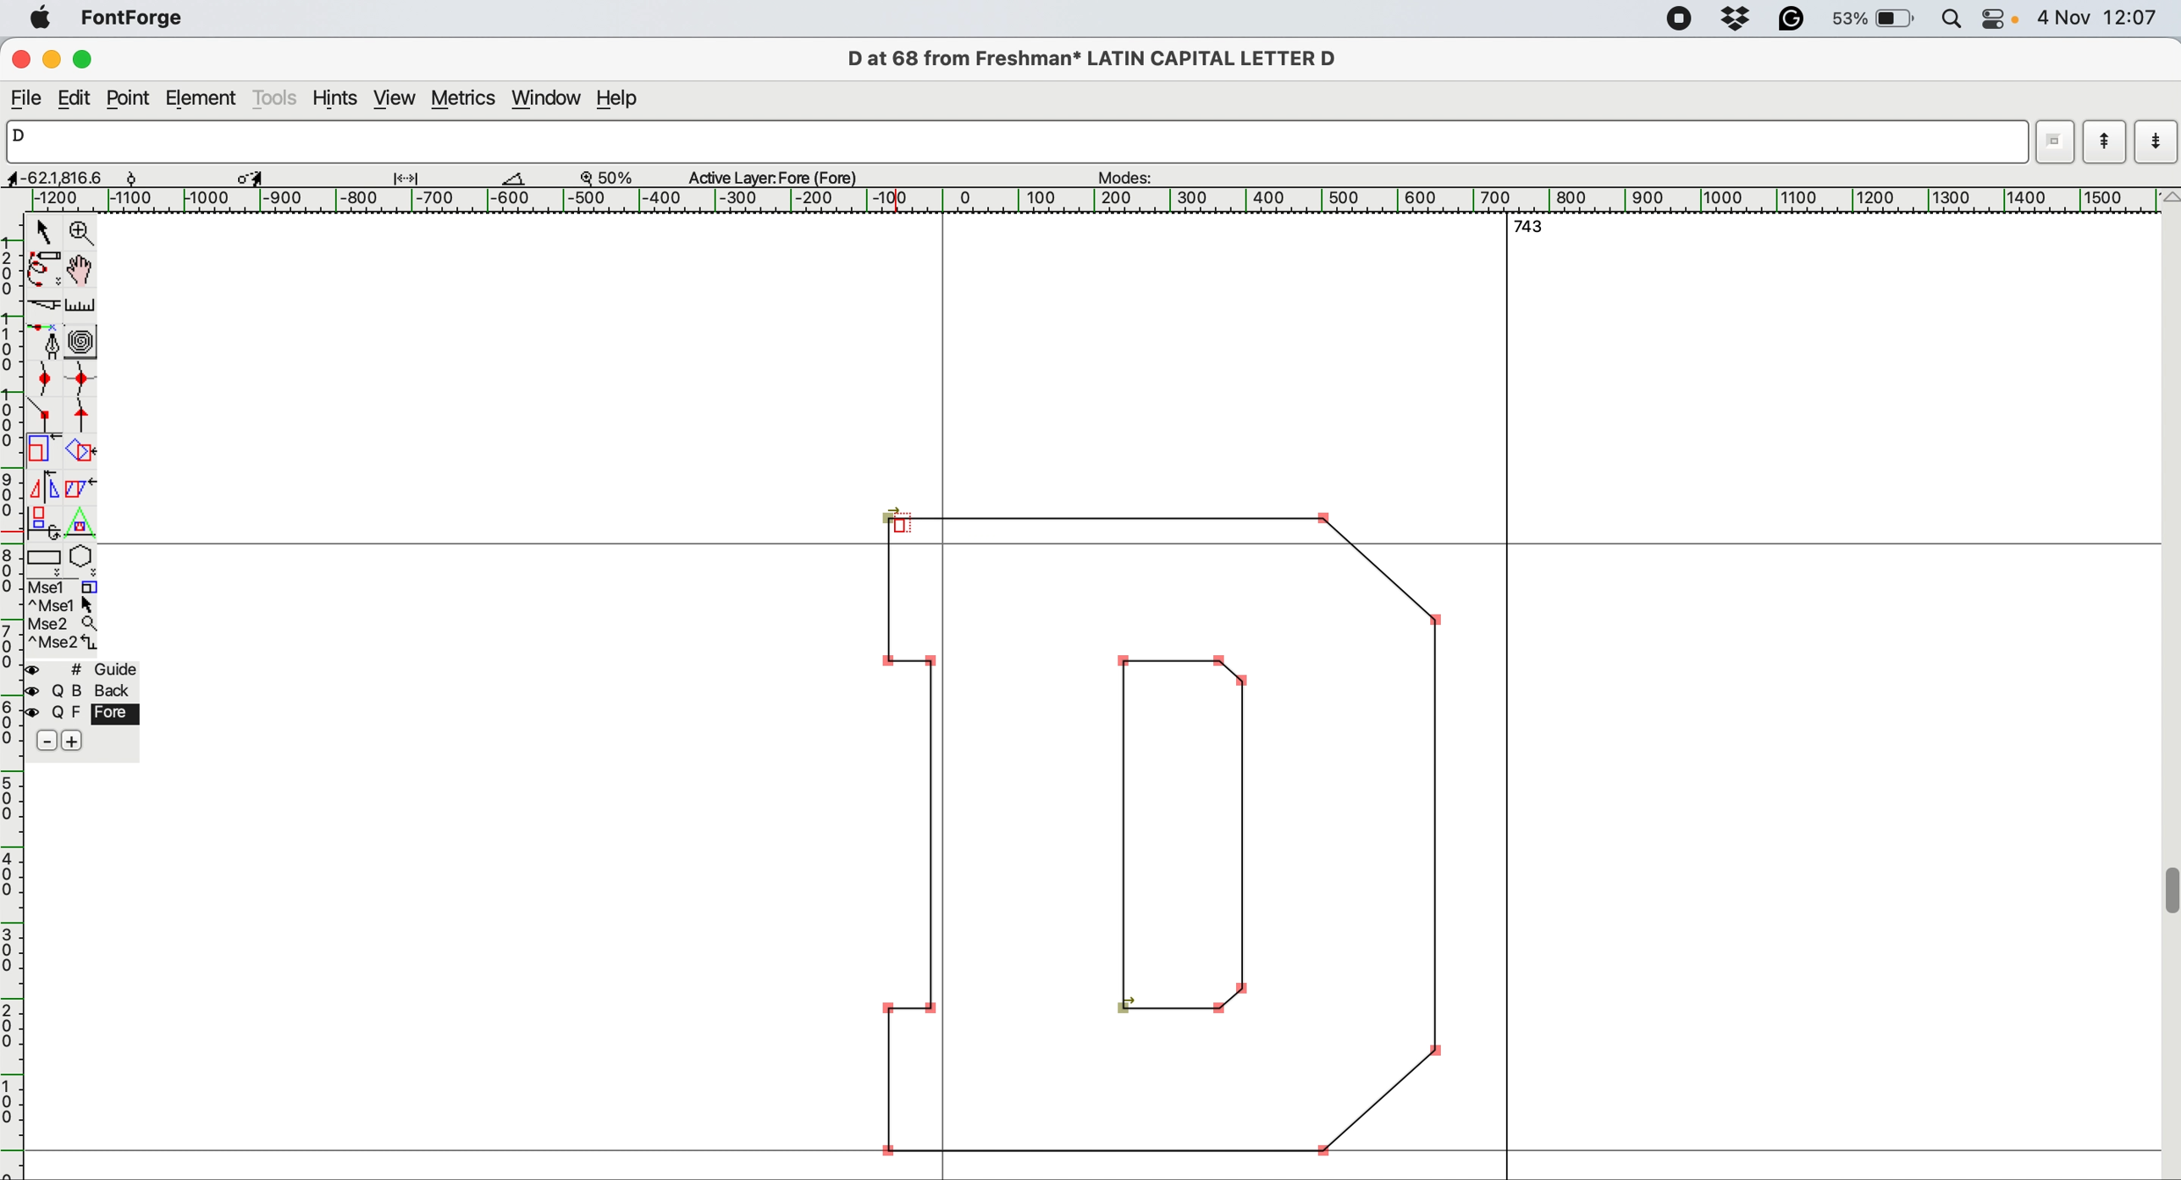 Image resolution: width=2181 pixels, height=1180 pixels. I want to click on draw freehand curve, so click(44, 268).